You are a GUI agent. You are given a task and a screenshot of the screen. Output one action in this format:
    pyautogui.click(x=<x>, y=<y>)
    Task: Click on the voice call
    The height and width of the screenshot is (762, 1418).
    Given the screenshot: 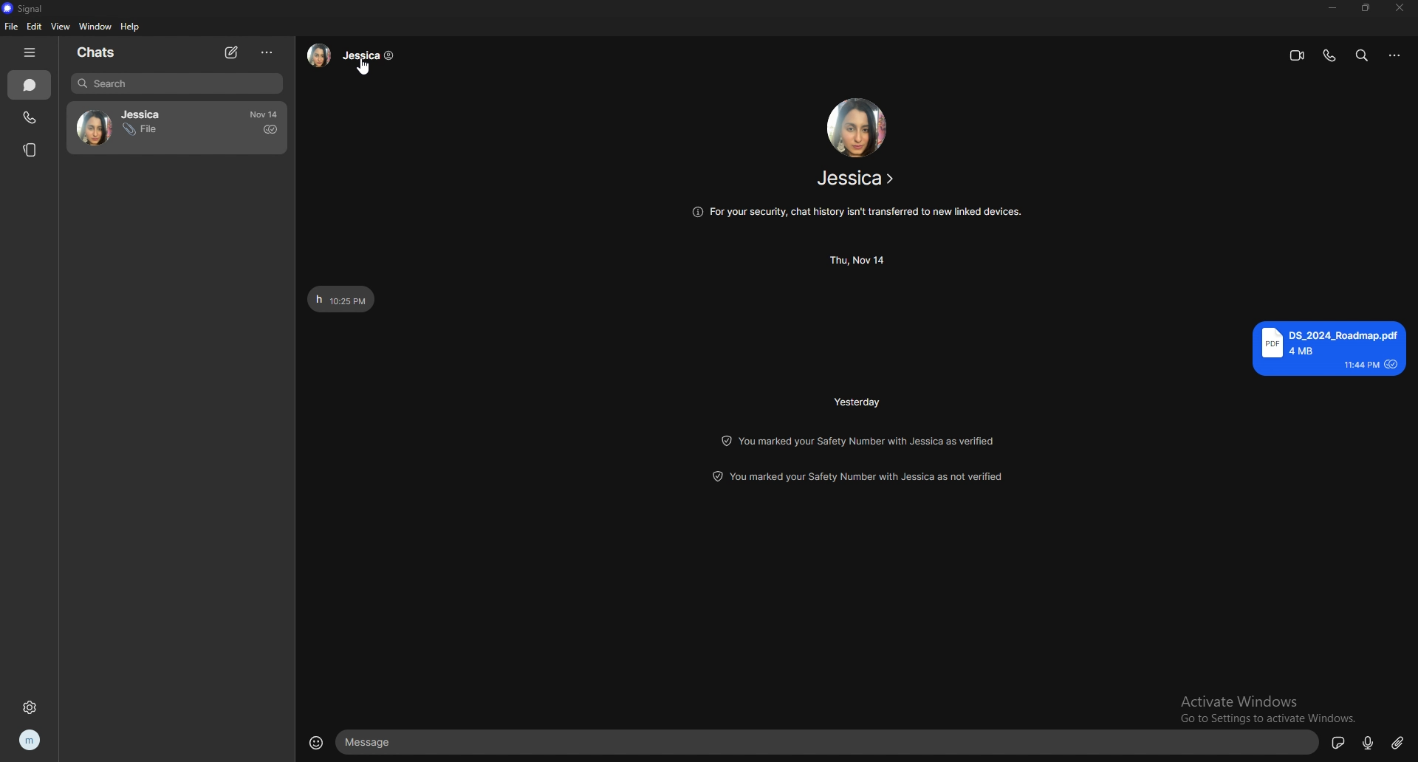 What is the action you would take?
    pyautogui.click(x=1330, y=56)
    